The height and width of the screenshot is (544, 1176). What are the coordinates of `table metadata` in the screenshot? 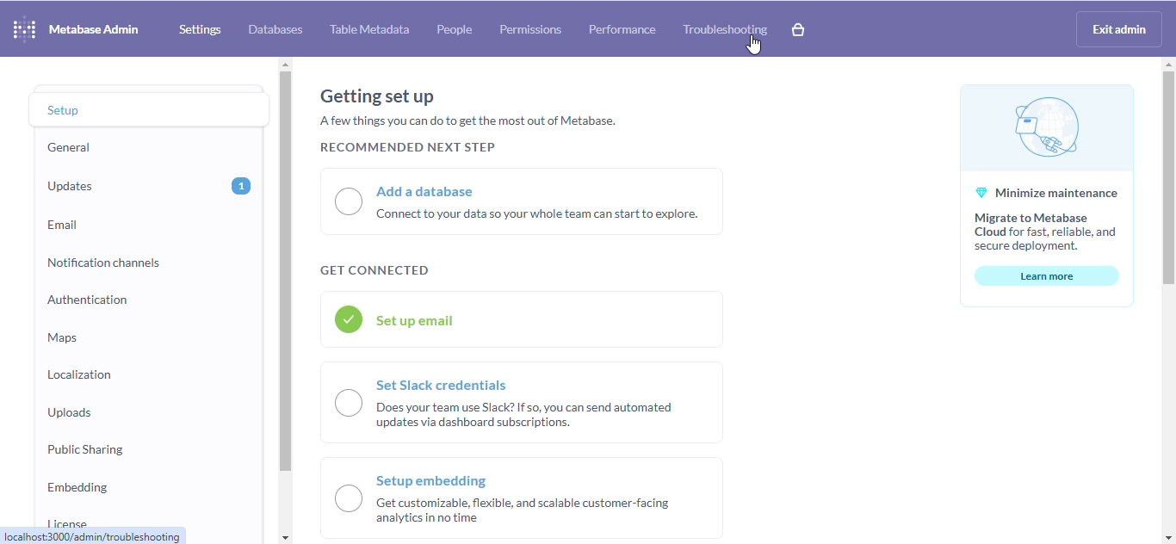 It's located at (369, 28).